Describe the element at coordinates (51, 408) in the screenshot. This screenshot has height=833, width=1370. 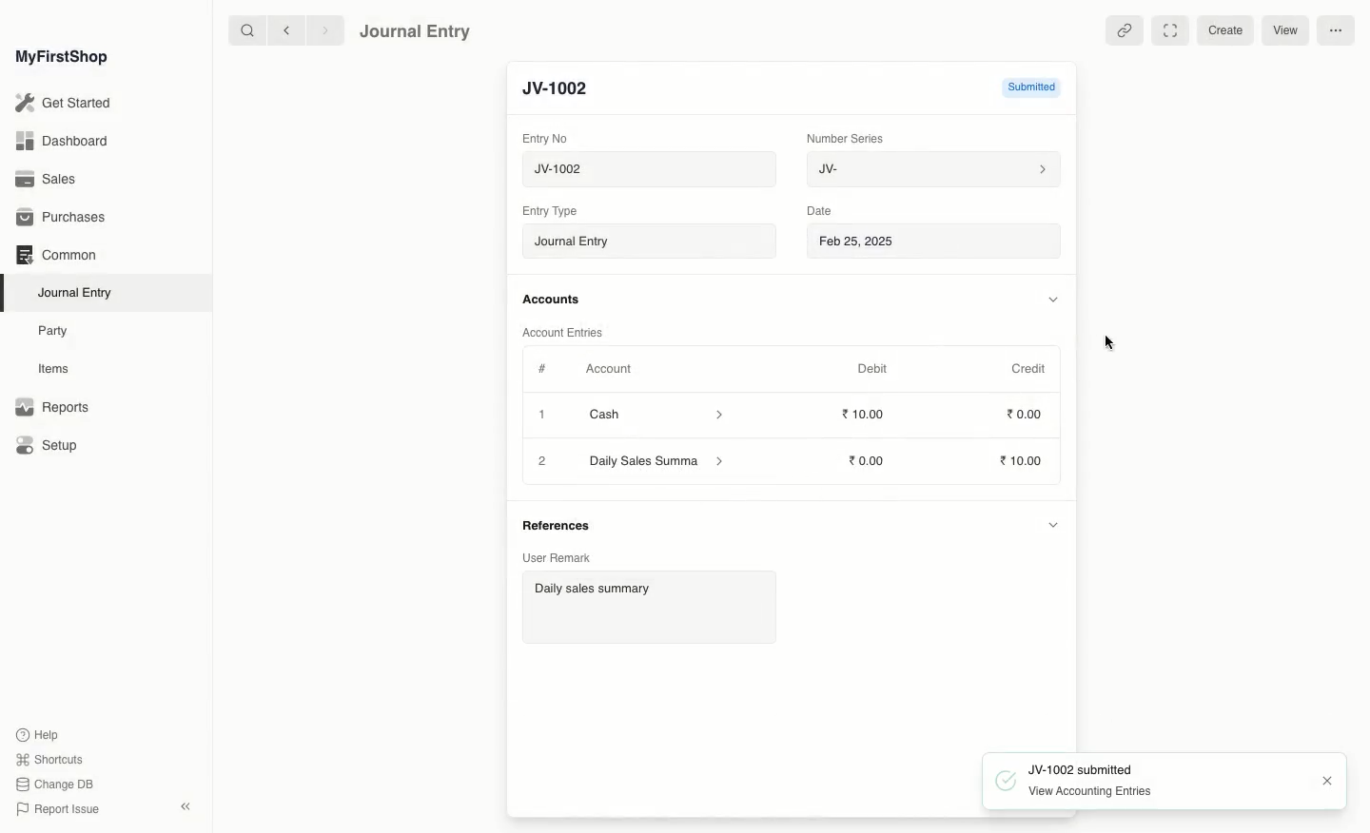
I see `Reports` at that location.